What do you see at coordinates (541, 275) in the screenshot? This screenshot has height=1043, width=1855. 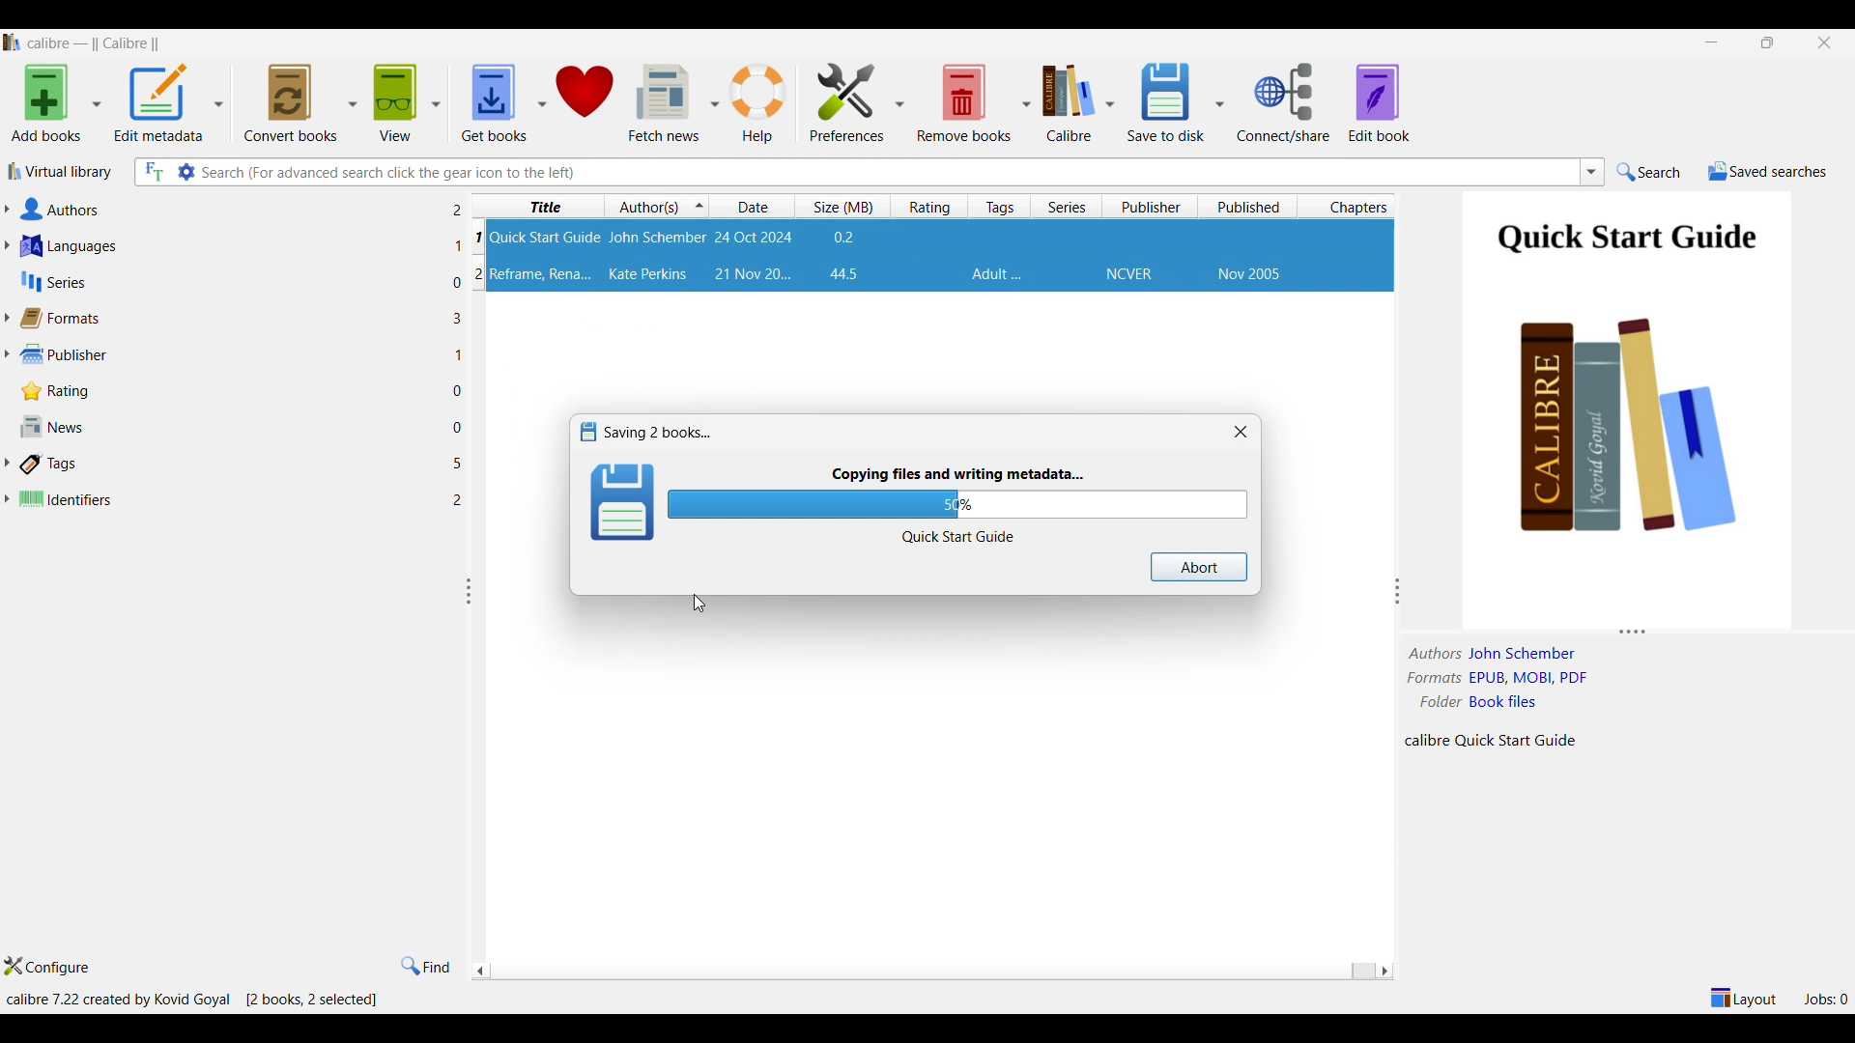 I see `title` at bounding box center [541, 275].